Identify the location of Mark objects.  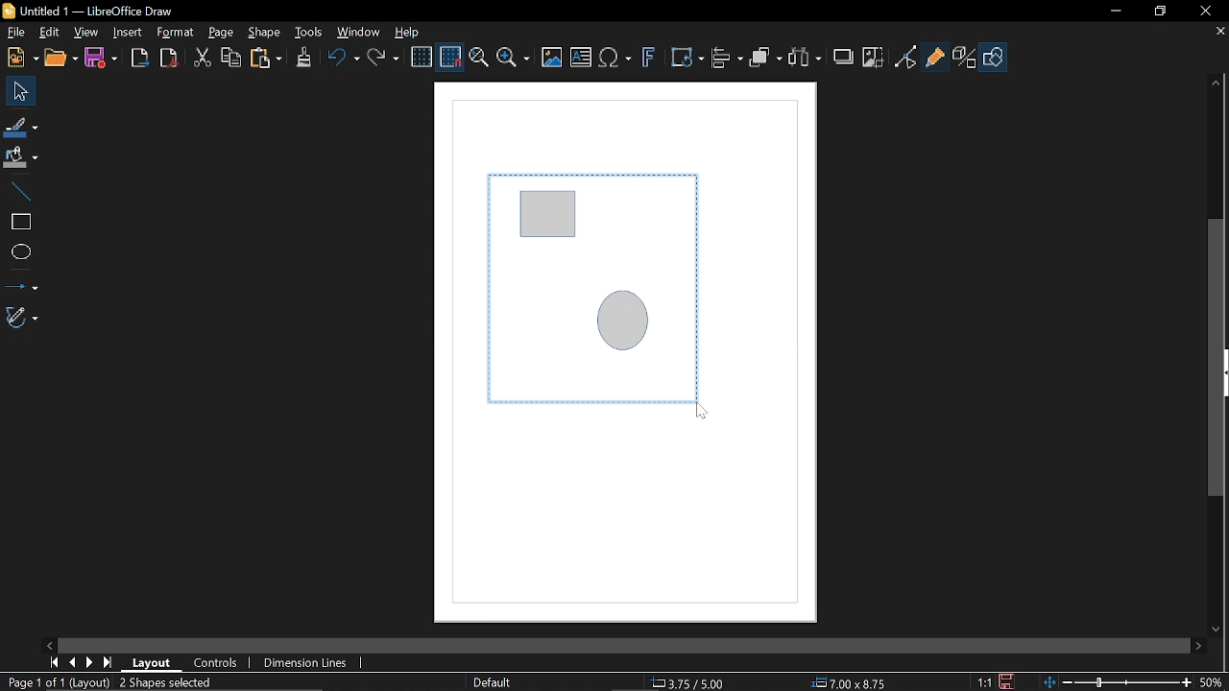
(157, 683).